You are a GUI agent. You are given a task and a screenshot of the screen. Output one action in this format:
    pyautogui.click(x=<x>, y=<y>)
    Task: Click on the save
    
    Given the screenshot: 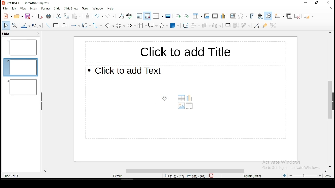 What is the action you would take?
    pyautogui.click(x=29, y=16)
    